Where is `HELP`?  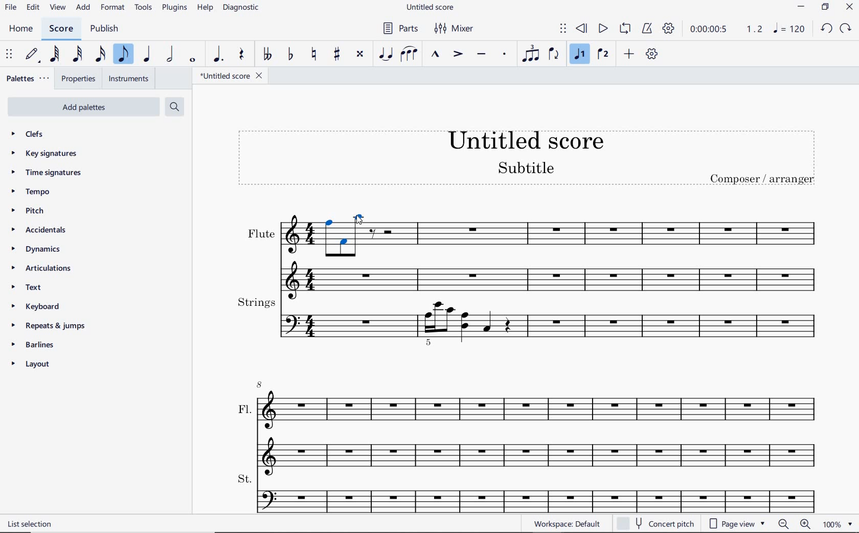 HELP is located at coordinates (205, 9).